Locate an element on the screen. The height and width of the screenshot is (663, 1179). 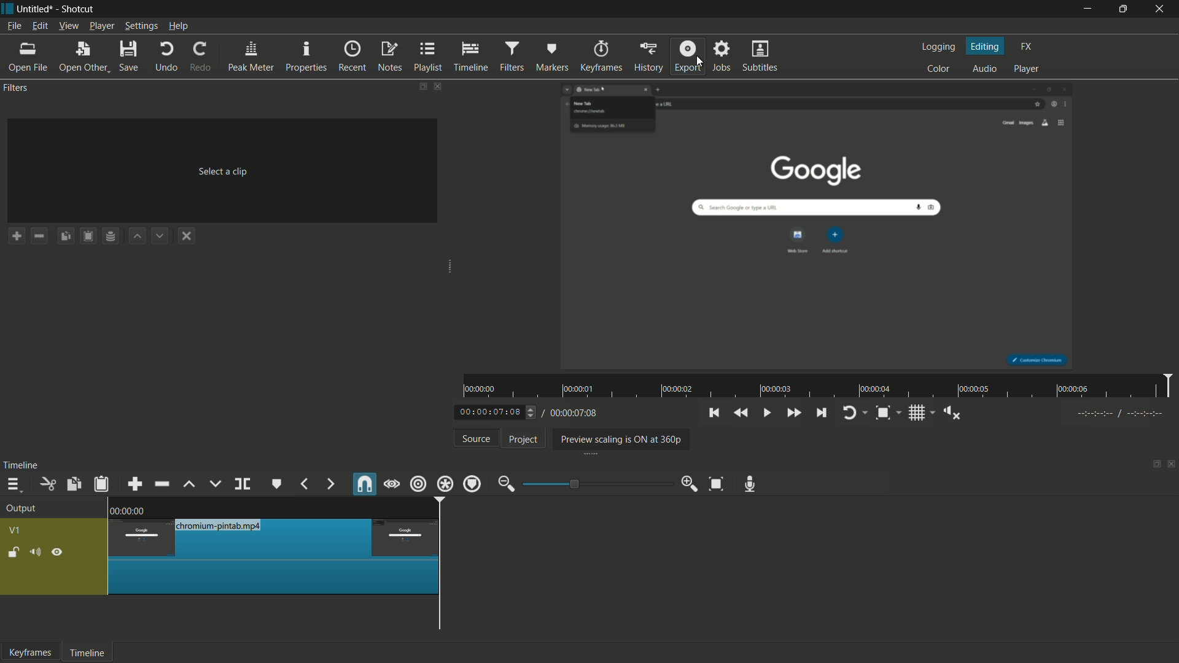
file menu is located at coordinates (14, 26).